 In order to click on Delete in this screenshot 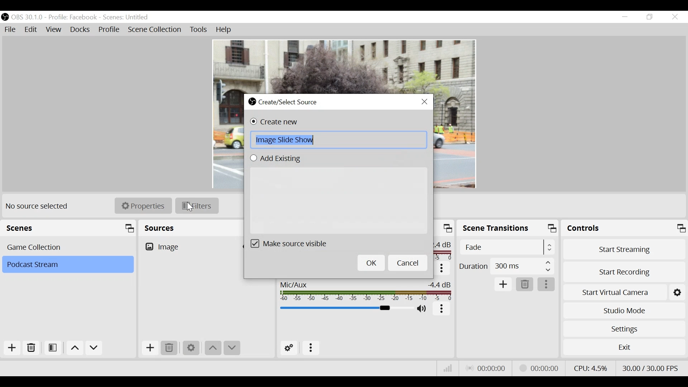, I will do `click(170, 348)`.